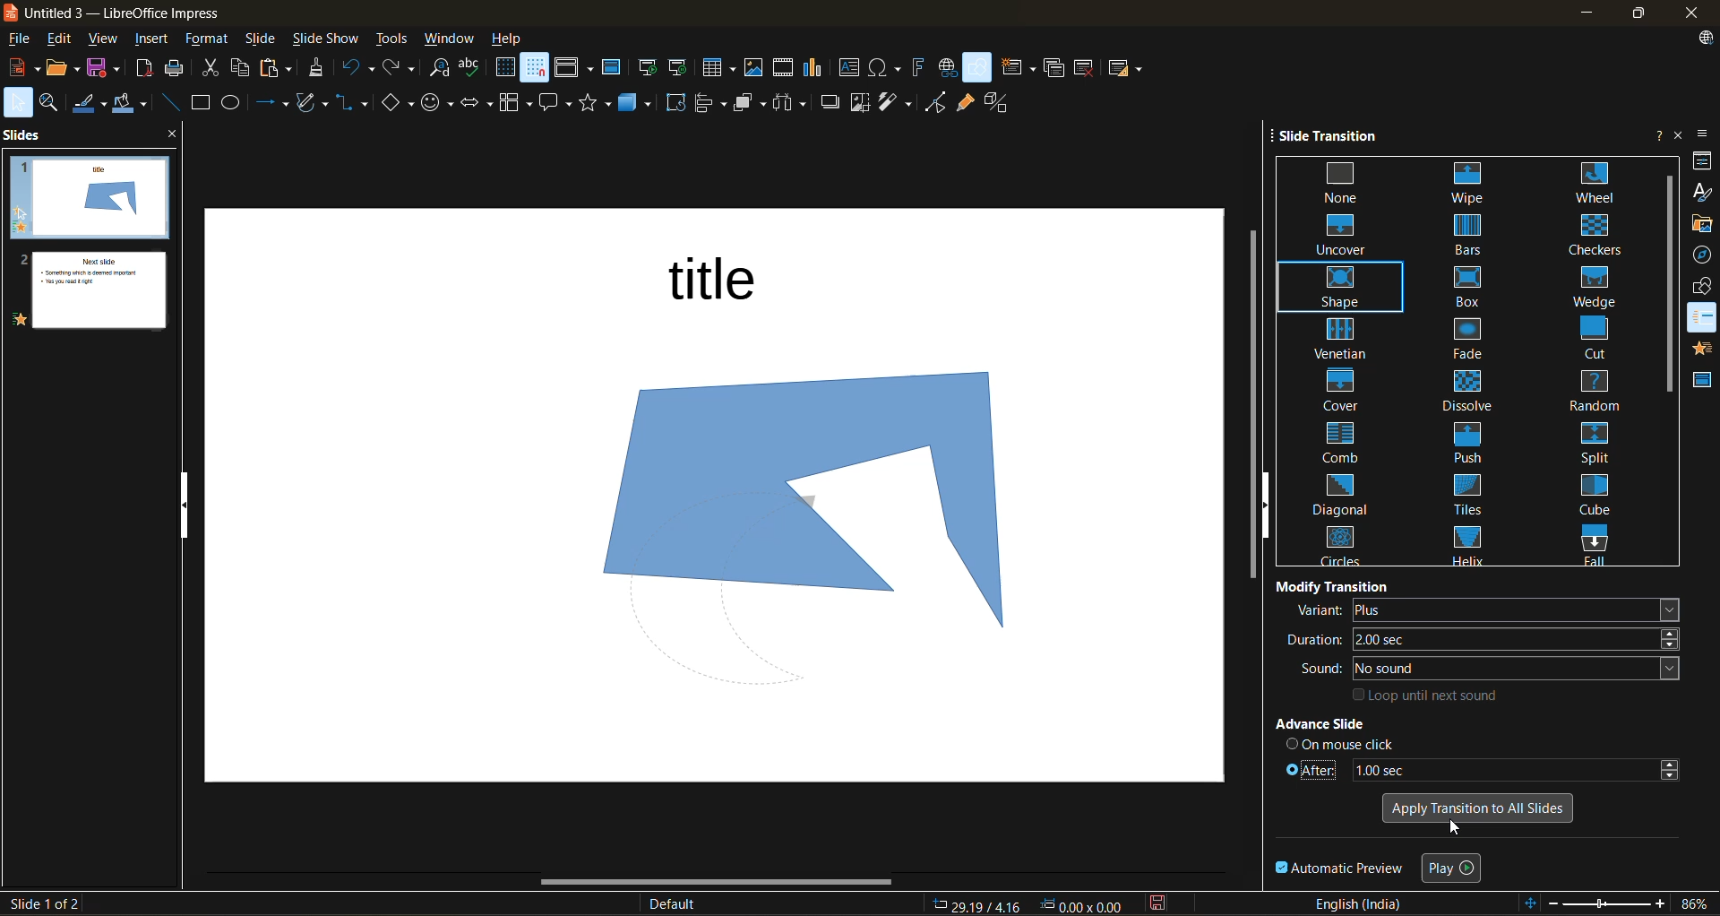 This screenshot has width=1720, height=916. Describe the element at coordinates (830, 104) in the screenshot. I see `shadow` at that location.